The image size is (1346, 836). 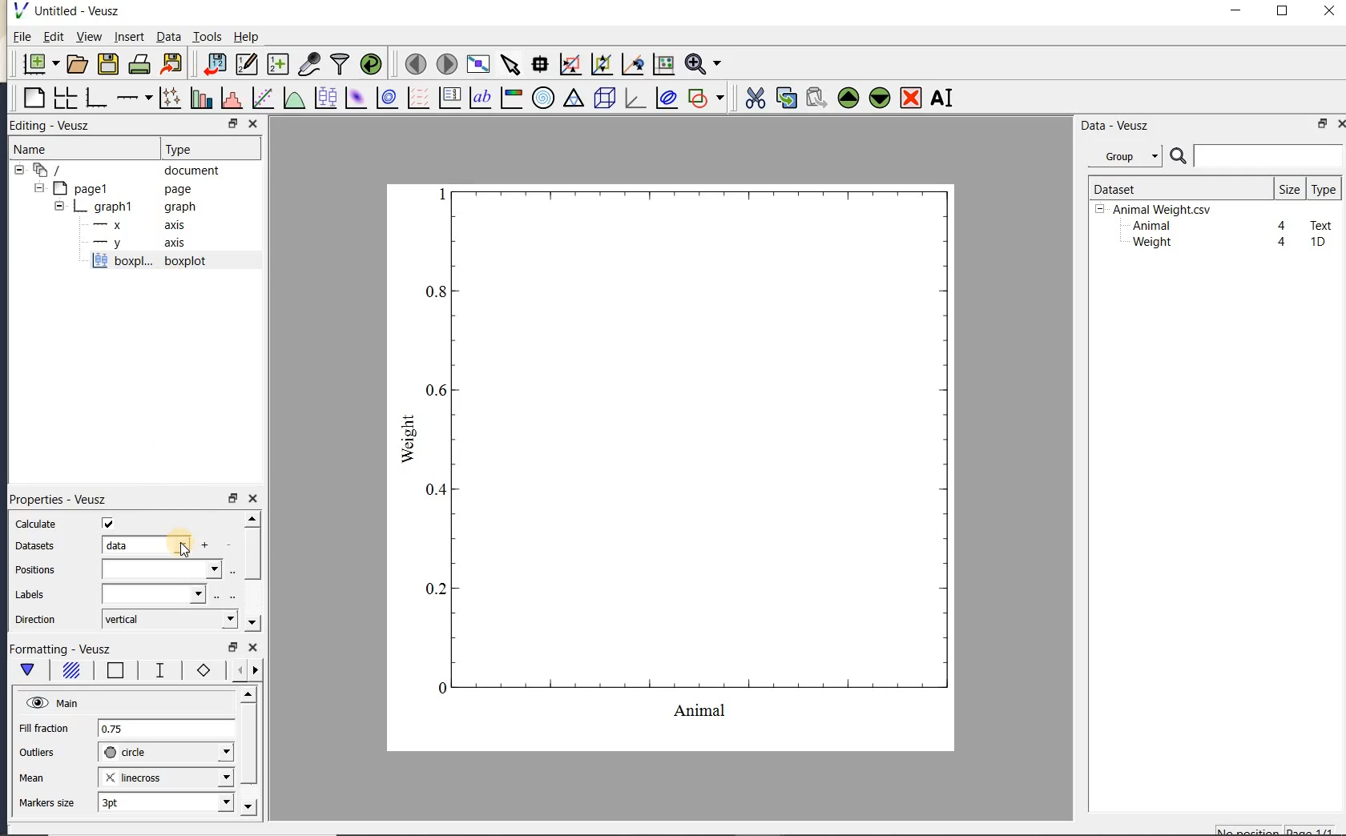 What do you see at coordinates (1115, 126) in the screenshot?
I see `Data-Veusz` at bounding box center [1115, 126].